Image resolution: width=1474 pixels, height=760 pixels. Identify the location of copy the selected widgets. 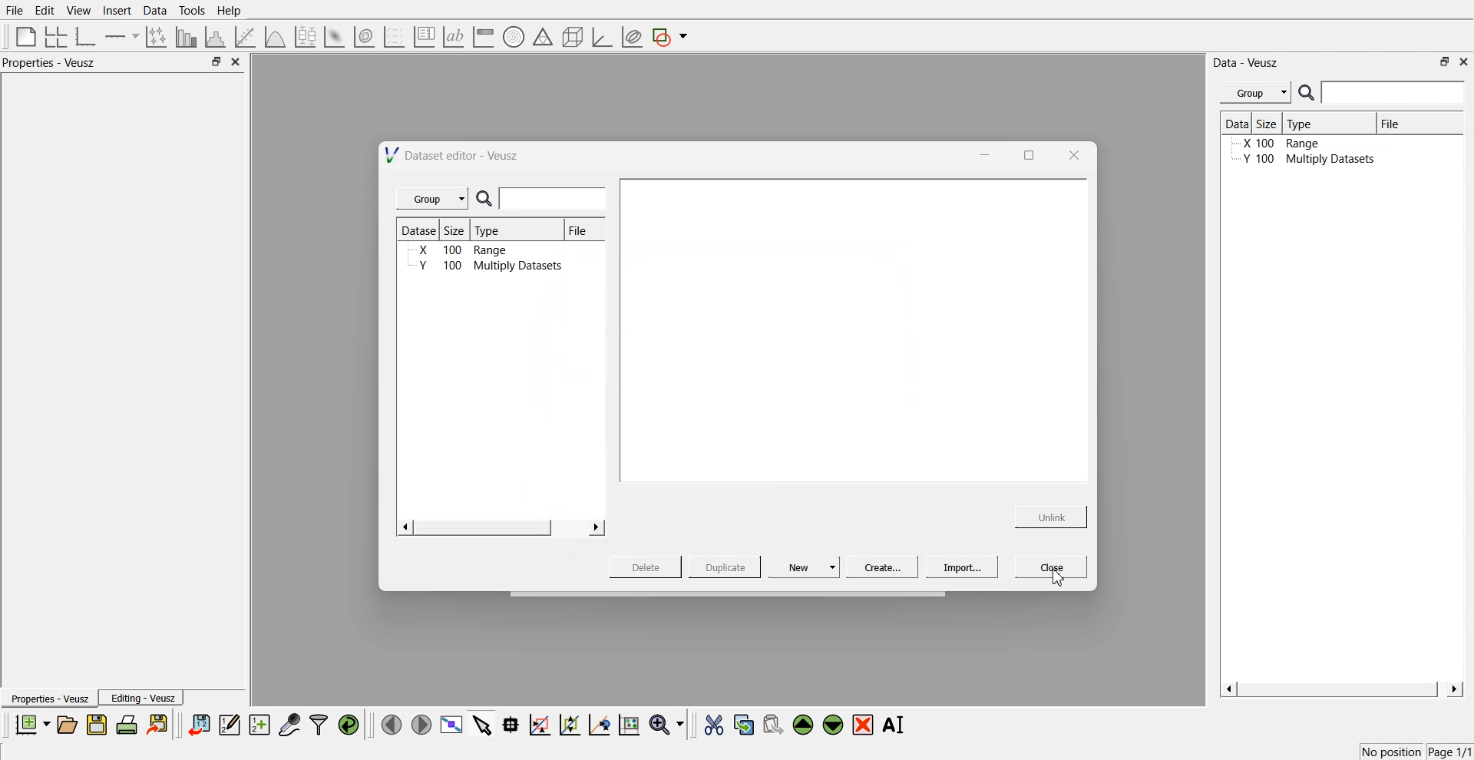
(744, 724).